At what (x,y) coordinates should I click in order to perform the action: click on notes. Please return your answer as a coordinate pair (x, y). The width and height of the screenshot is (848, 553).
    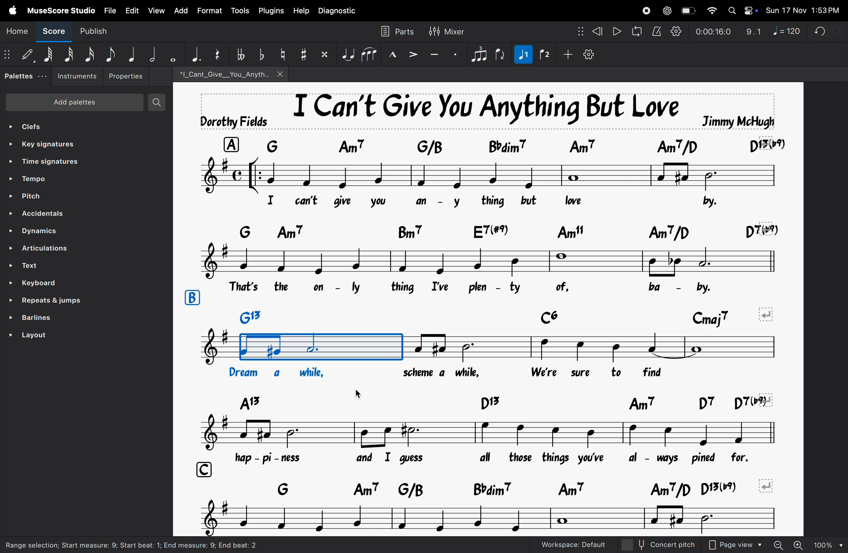
    Looking at the image, I should click on (482, 348).